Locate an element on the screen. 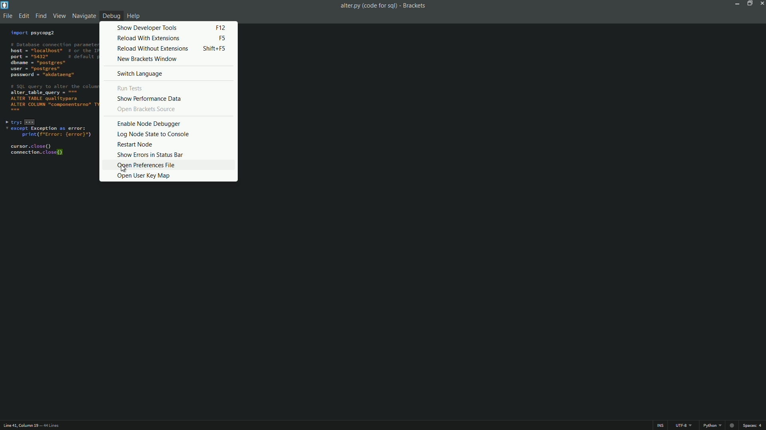 The width and height of the screenshot is (766, 430). Open preferences file is located at coordinates (168, 164).